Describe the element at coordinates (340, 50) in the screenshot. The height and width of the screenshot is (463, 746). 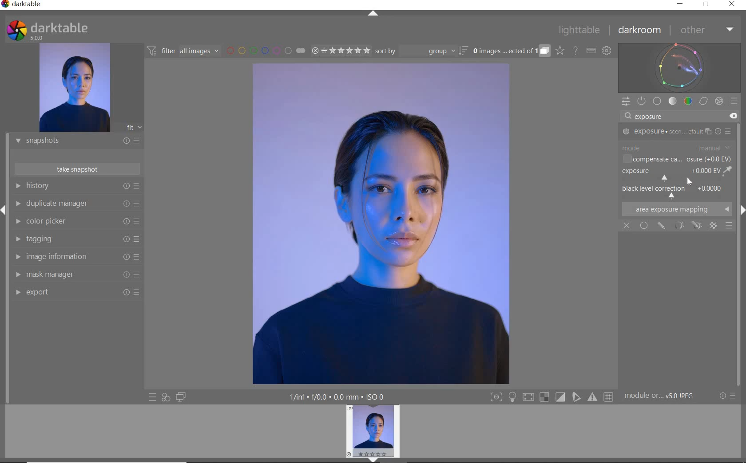
I see `RANGE RATING OF SELECTED IMAGES` at that location.